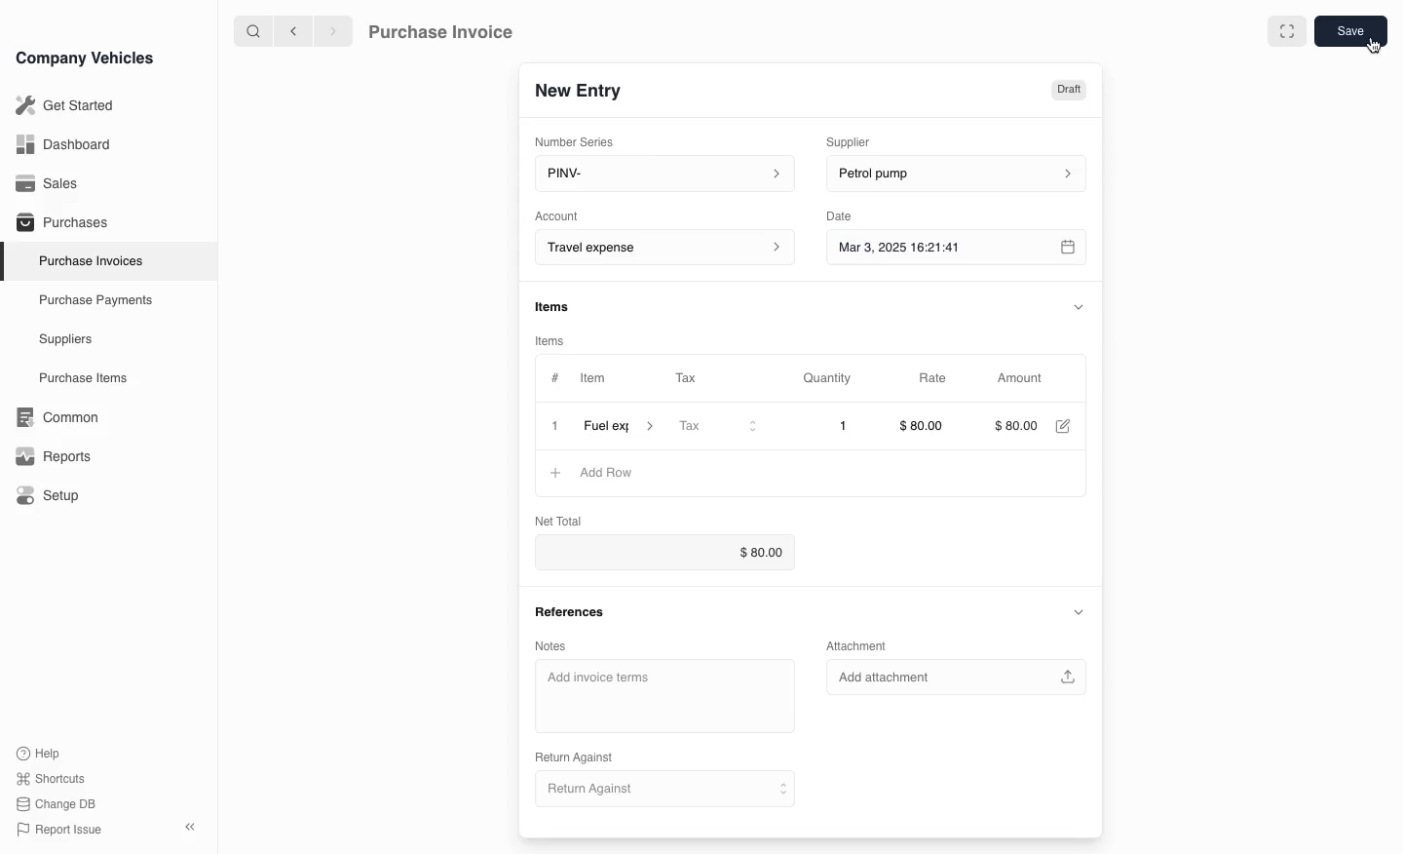  Describe the element at coordinates (53, 417) in the screenshot. I see `Common` at that location.